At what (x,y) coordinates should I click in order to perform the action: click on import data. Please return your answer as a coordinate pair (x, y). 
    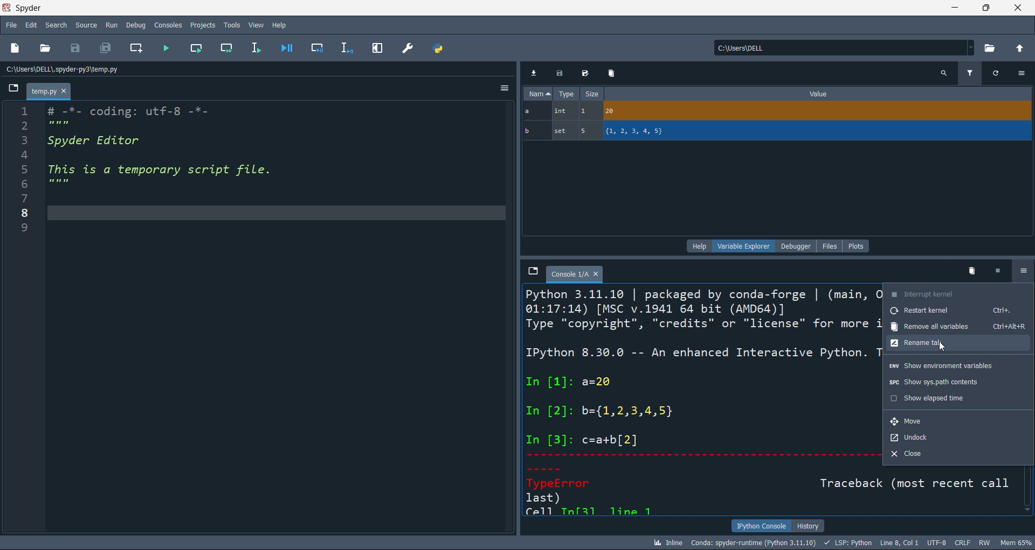
    Looking at the image, I should click on (535, 72).